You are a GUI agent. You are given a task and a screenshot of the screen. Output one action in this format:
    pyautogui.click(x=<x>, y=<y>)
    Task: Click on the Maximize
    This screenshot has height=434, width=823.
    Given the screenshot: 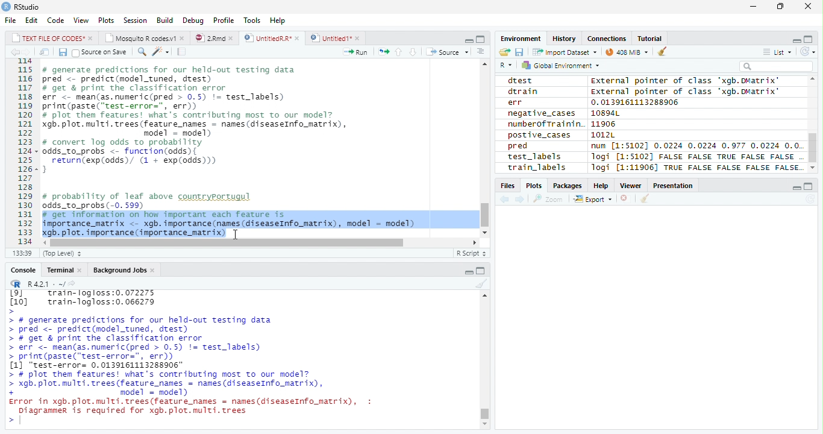 What is the action you would take?
    pyautogui.click(x=810, y=38)
    